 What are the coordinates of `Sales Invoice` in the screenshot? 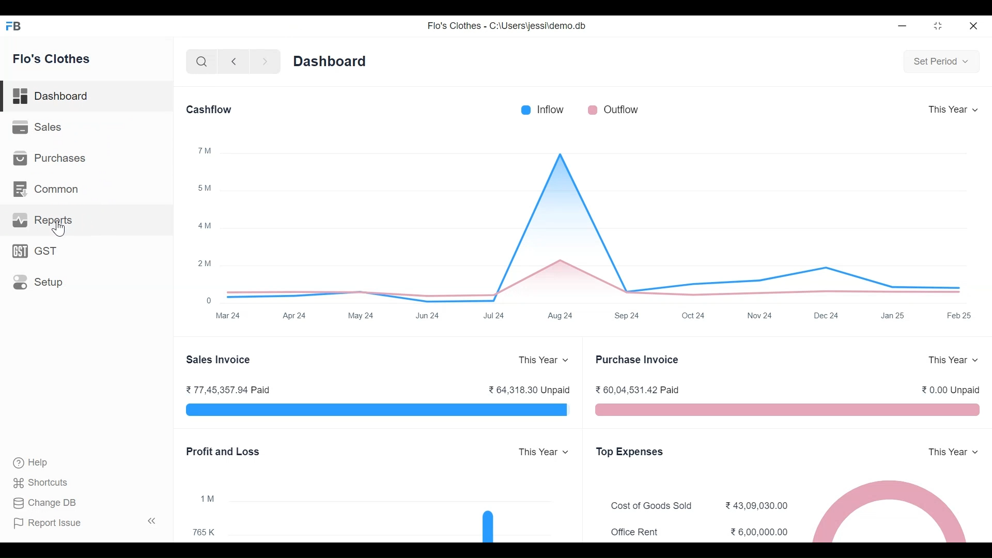 It's located at (221, 360).